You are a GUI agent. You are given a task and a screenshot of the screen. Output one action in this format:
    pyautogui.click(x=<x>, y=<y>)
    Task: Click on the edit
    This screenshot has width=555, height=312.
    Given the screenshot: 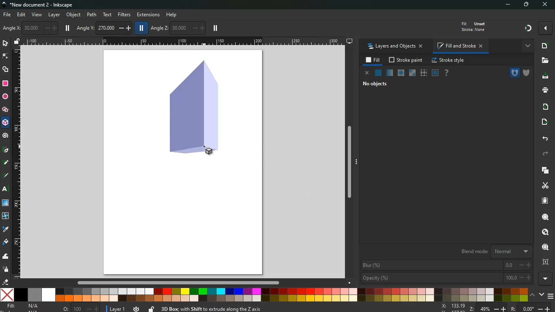 What is the action you would take?
    pyautogui.click(x=22, y=15)
    